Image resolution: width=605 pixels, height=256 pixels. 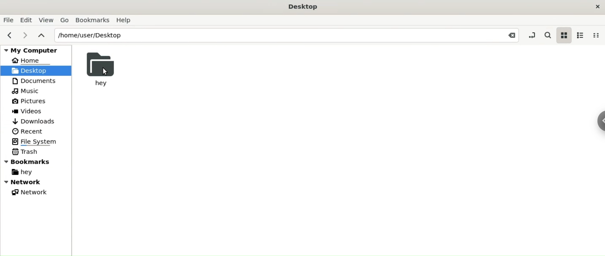 I want to click on Downloads, so click(x=37, y=121).